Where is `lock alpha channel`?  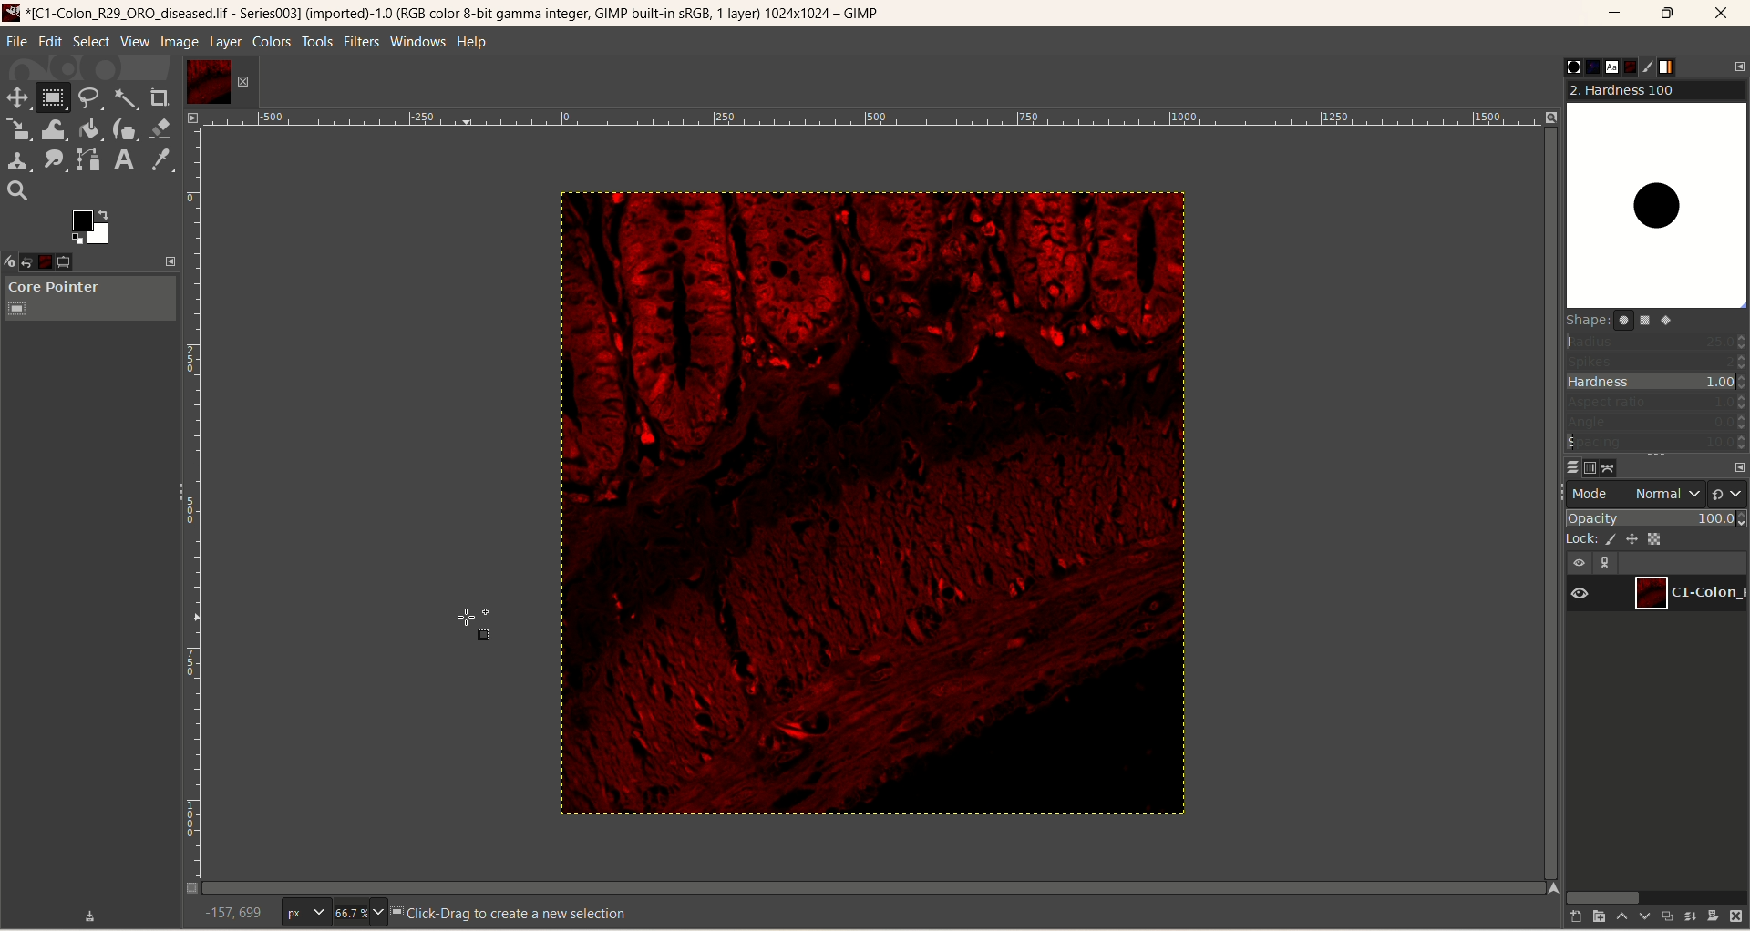 lock alpha channel is located at coordinates (1664, 539).